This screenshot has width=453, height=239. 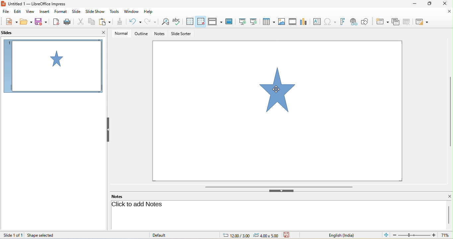 I want to click on slideshow, so click(x=95, y=12).